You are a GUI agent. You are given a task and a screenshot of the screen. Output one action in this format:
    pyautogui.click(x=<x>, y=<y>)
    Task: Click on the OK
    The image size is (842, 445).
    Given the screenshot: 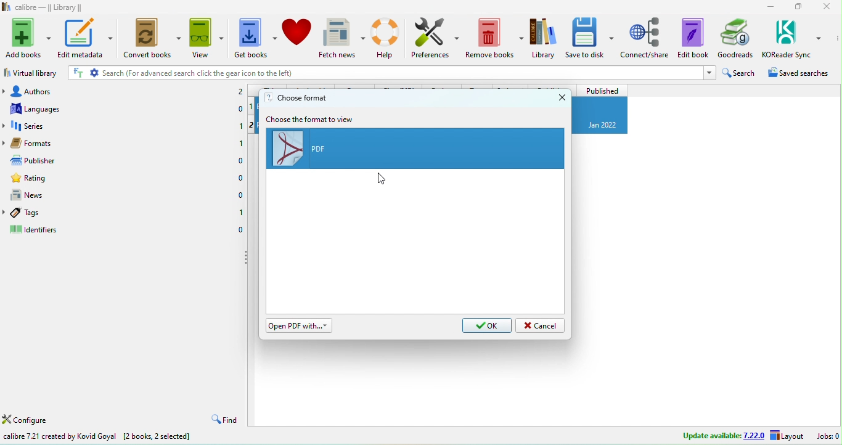 What is the action you would take?
    pyautogui.click(x=487, y=326)
    